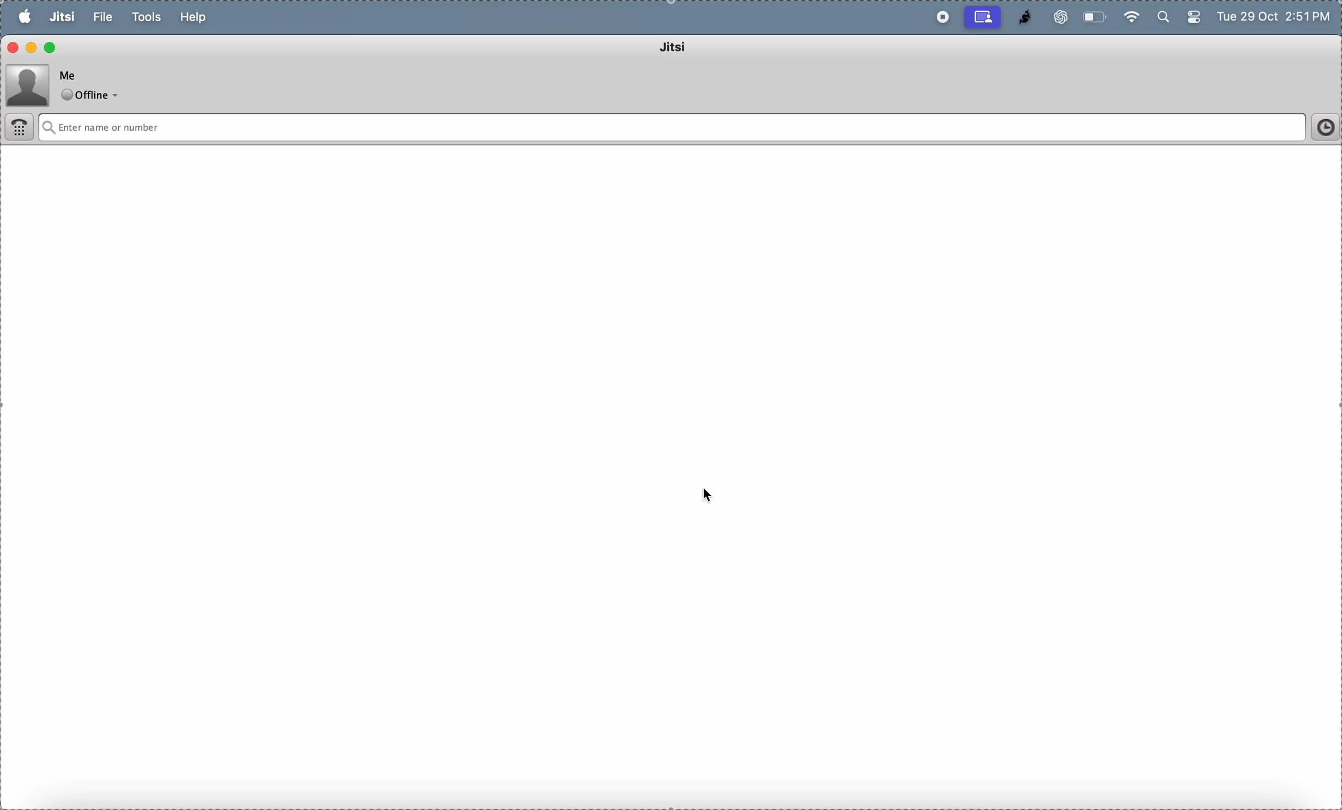 This screenshot has width=1342, height=810. What do you see at coordinates (1321, 127) in the screenshot?
I see `time frame` at bounding box center [1321, 127].